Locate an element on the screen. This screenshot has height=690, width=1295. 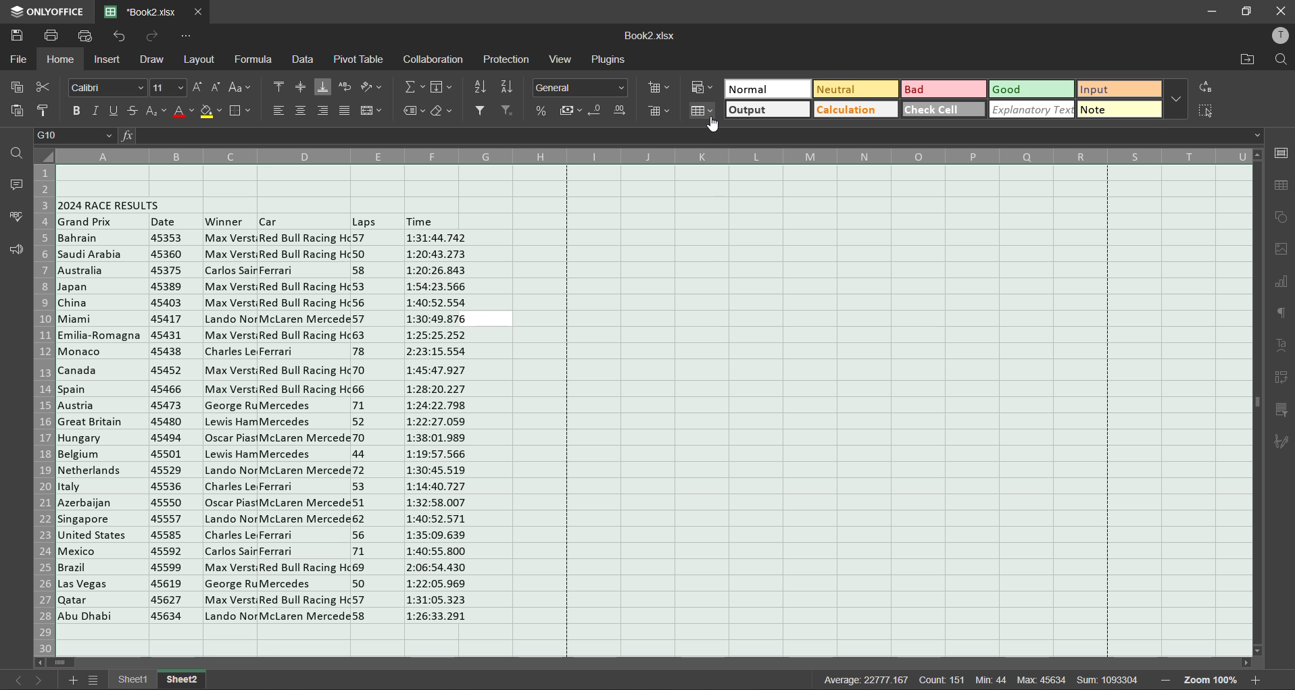
undo is located at coordinates (118, 38).